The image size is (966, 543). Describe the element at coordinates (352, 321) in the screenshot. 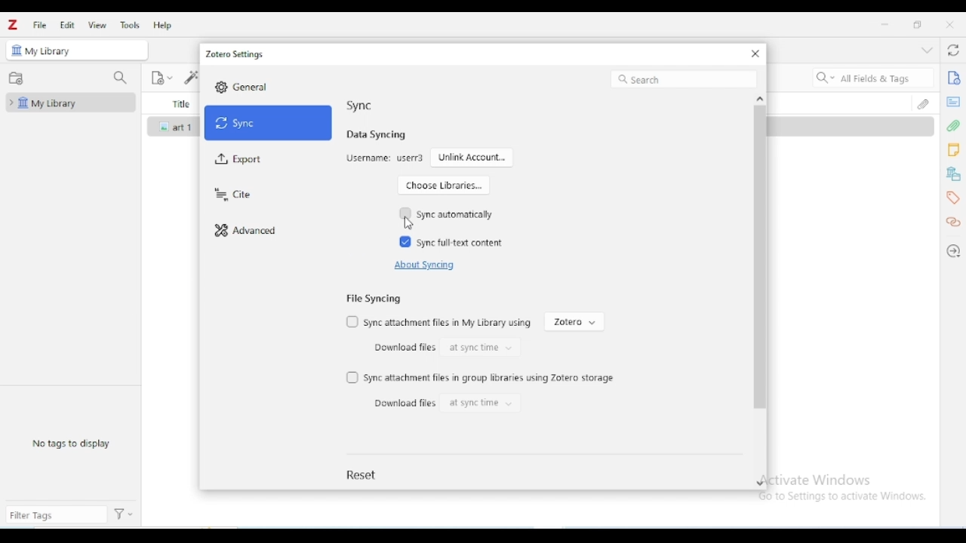

I see `Checkbox ` at that location.